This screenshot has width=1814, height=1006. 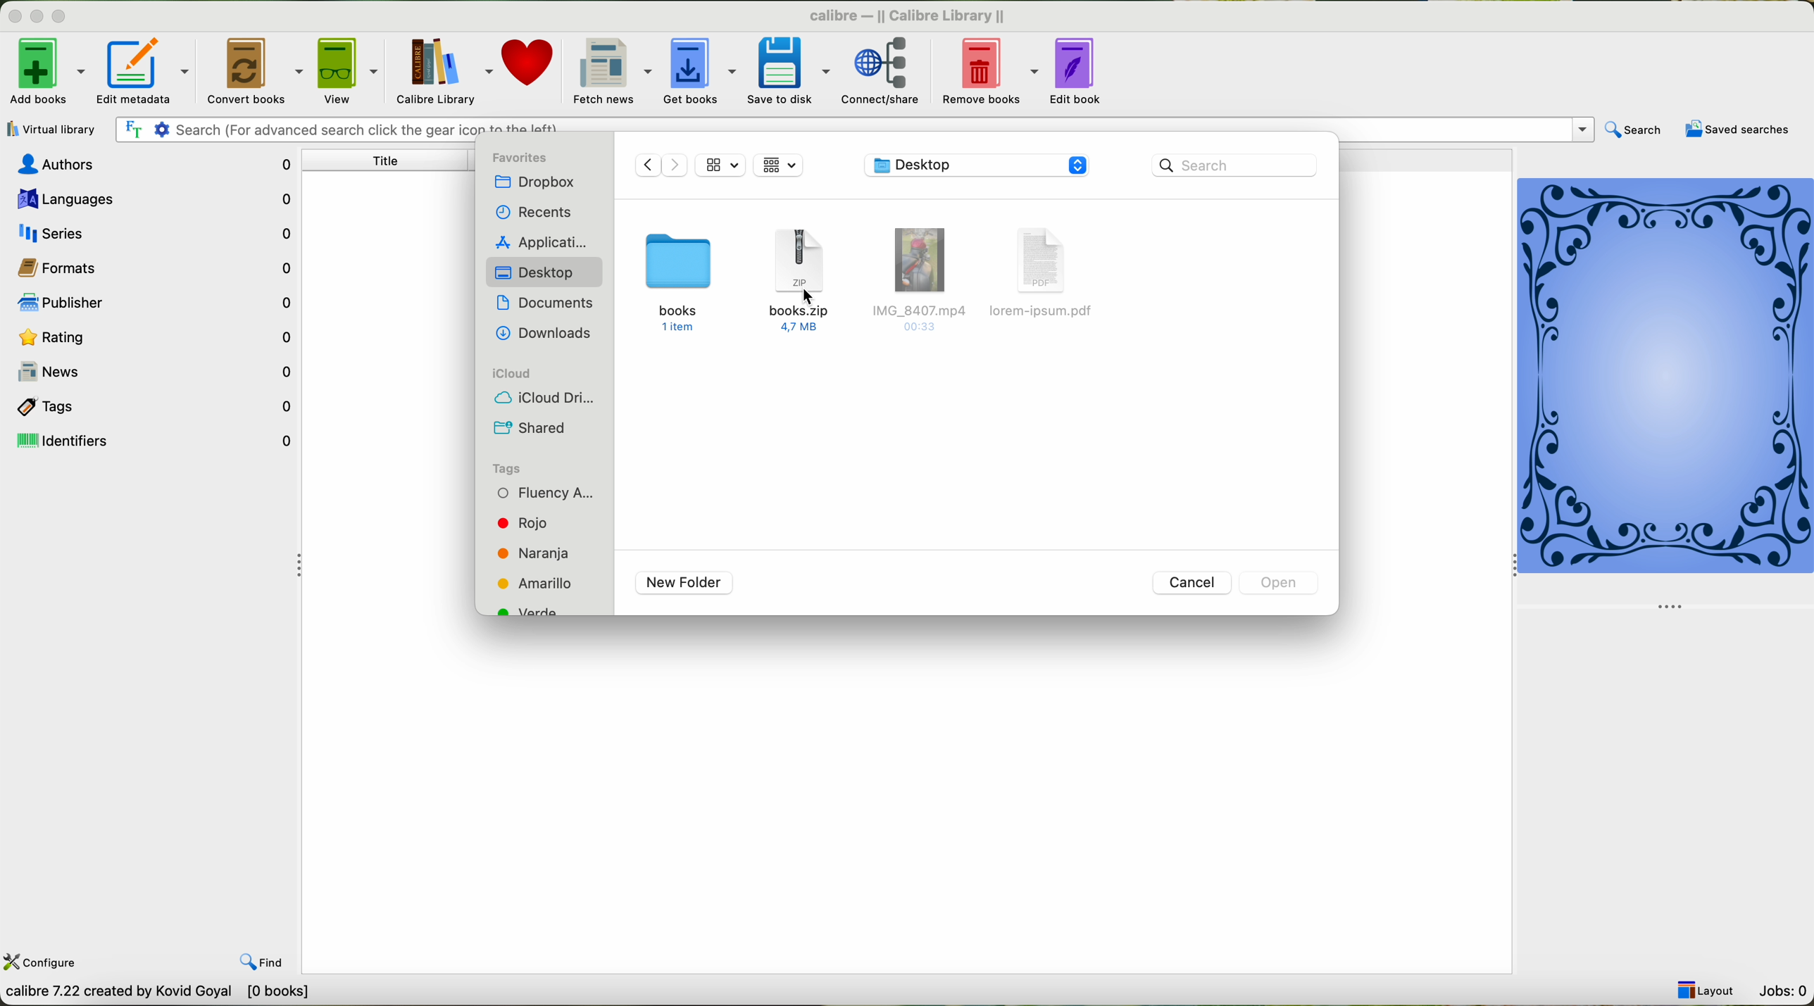 What do you see at coordinates (42, 964) in the screenshot?
I see `configure` at bounding box center [42, 964].